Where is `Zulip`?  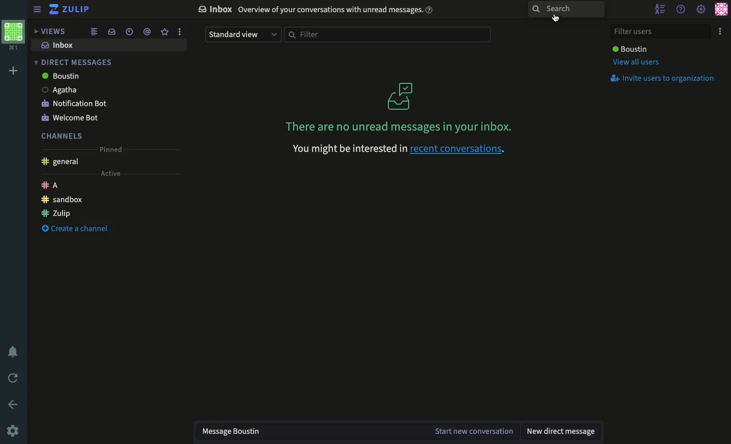 Zulip is located at coordinates (57, 213).